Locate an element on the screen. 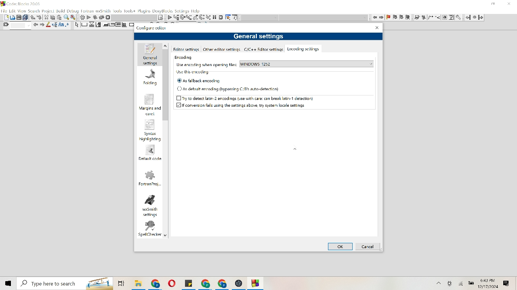 The image size is (517, 290). Move down is located at coordinates (40, 17).